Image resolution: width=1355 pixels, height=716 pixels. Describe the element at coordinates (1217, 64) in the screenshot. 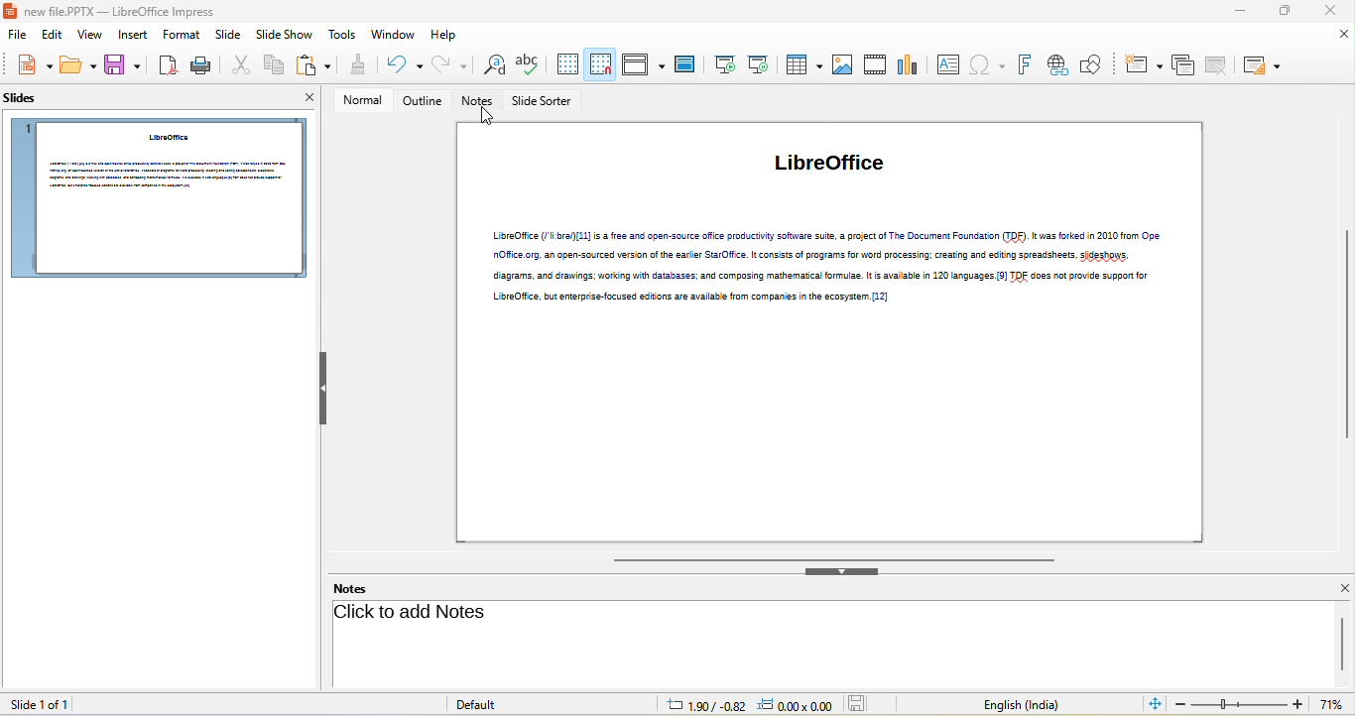

I see `delete slide` at that location.